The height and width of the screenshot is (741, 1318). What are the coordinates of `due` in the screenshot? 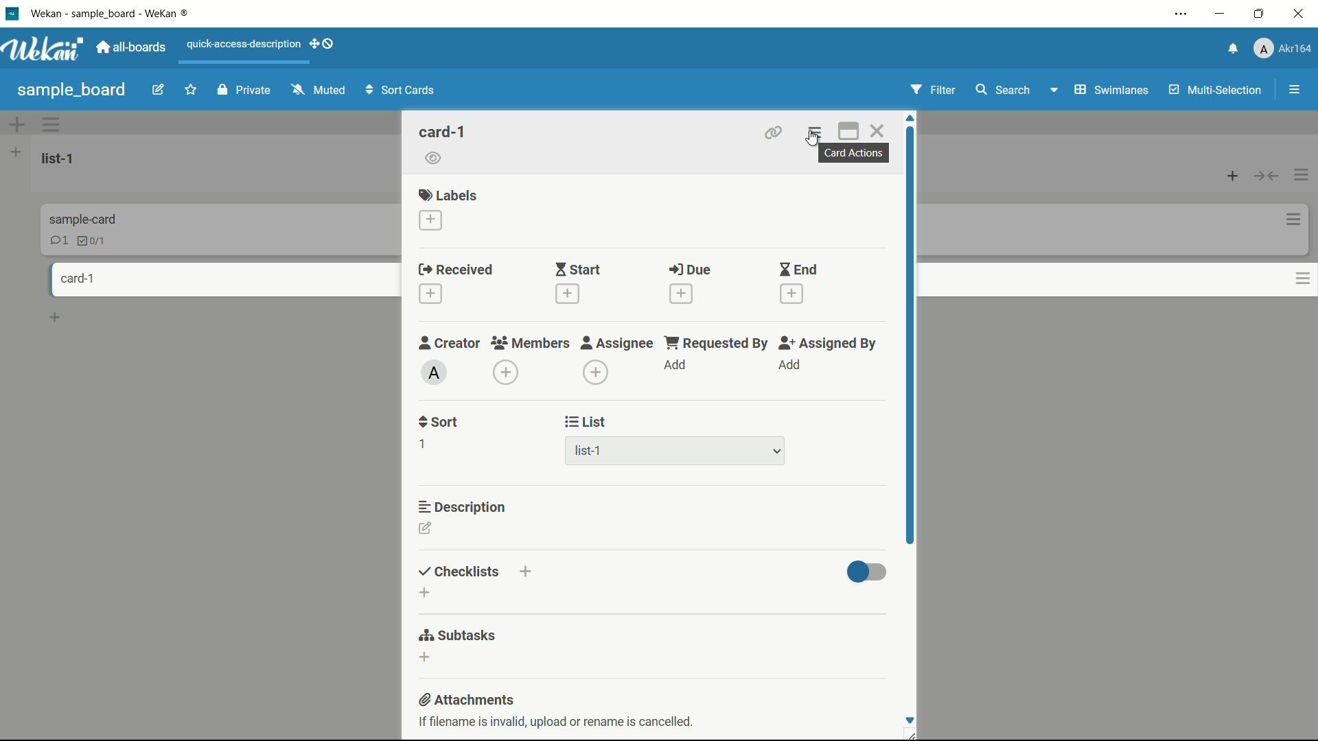 It's located at (691, 270).